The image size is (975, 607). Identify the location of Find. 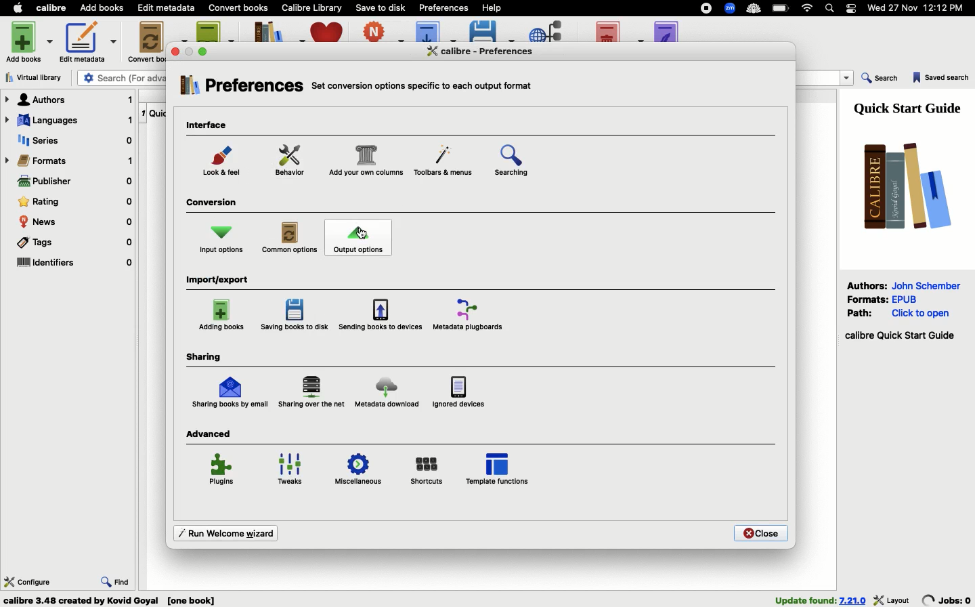
(116, 580).